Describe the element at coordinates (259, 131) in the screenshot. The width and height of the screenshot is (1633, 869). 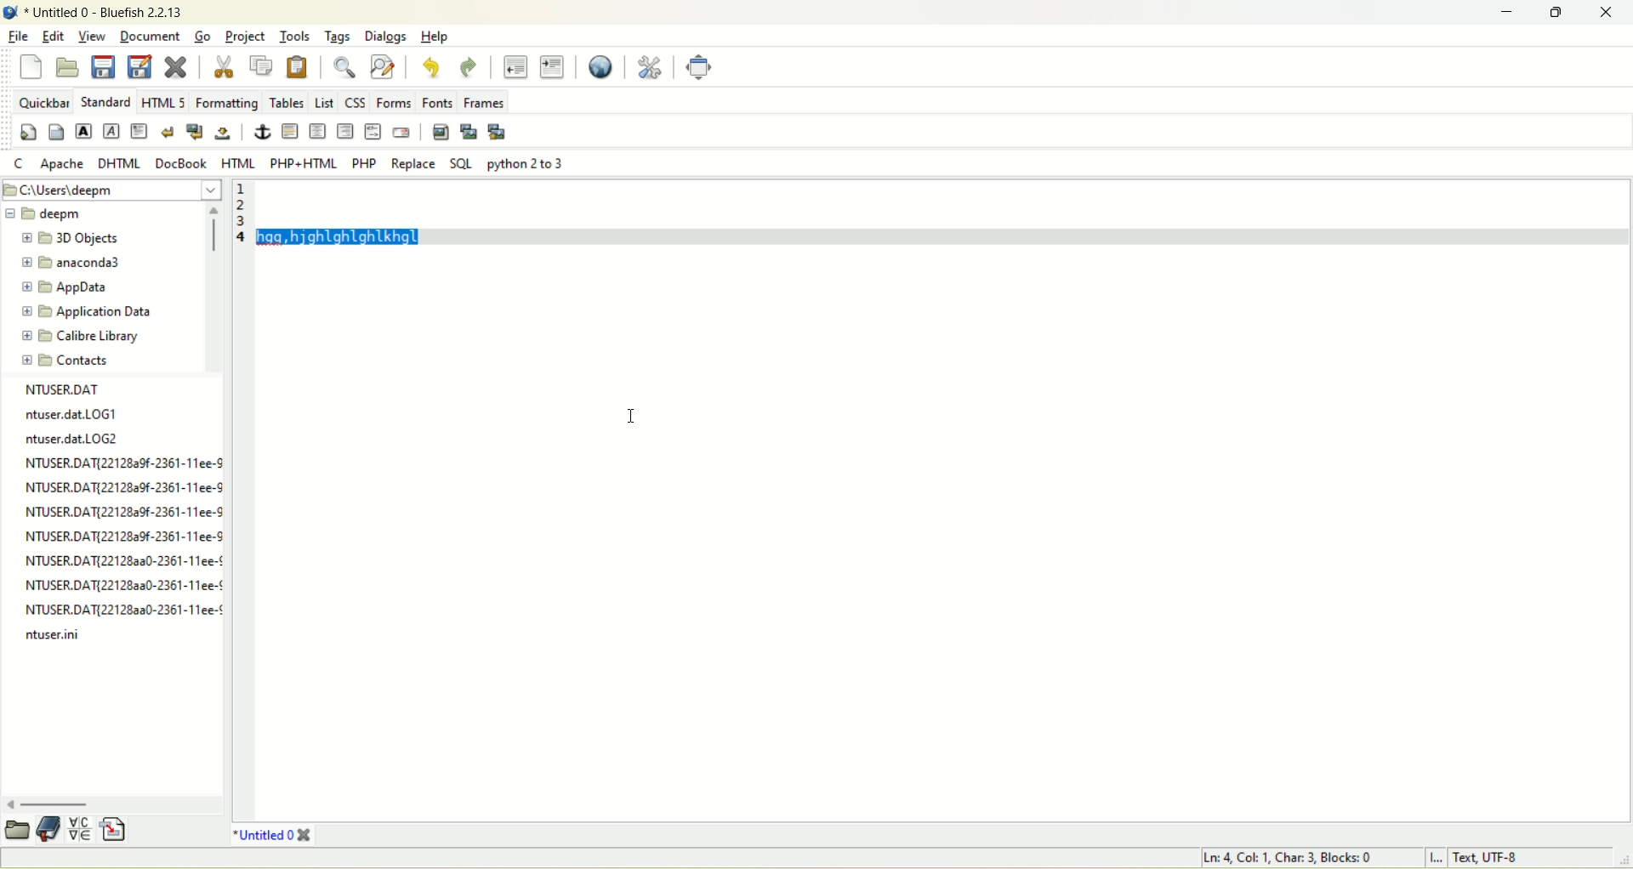
I see `anchor` at that location.